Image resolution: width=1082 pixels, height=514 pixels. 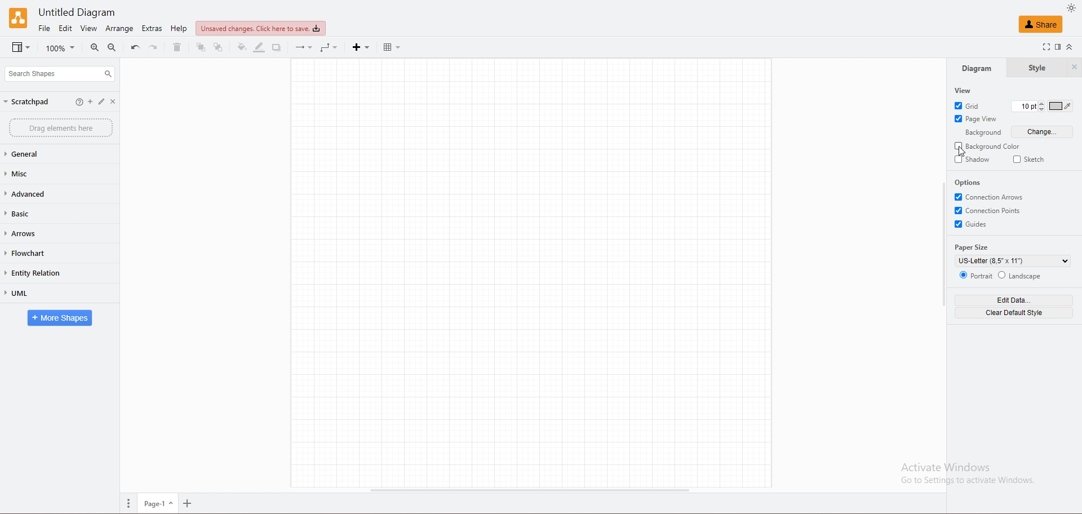 What do you see at coordinates (45, 273) in the screenshot?
I see `entity relation` at bounding box center [45, 273].